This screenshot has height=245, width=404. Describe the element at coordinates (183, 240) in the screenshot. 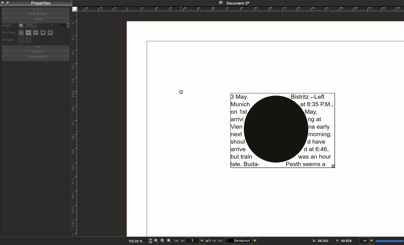

I see `Previous page` at that location.